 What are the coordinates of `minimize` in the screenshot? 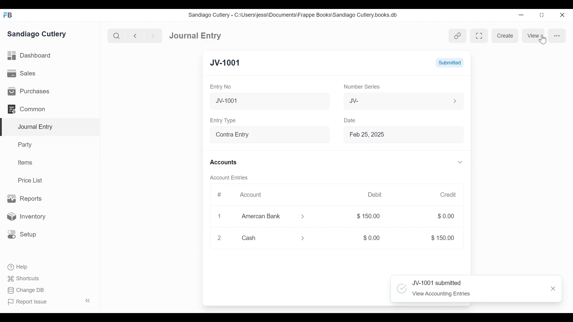 It's located at (521, 15).